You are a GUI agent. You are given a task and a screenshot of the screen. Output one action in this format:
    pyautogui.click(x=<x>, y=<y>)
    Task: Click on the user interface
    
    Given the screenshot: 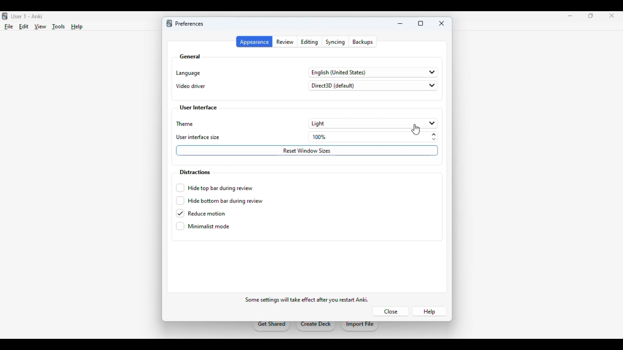 What is the action you would take?
    pyautogui.click(x=199, y=108)
    